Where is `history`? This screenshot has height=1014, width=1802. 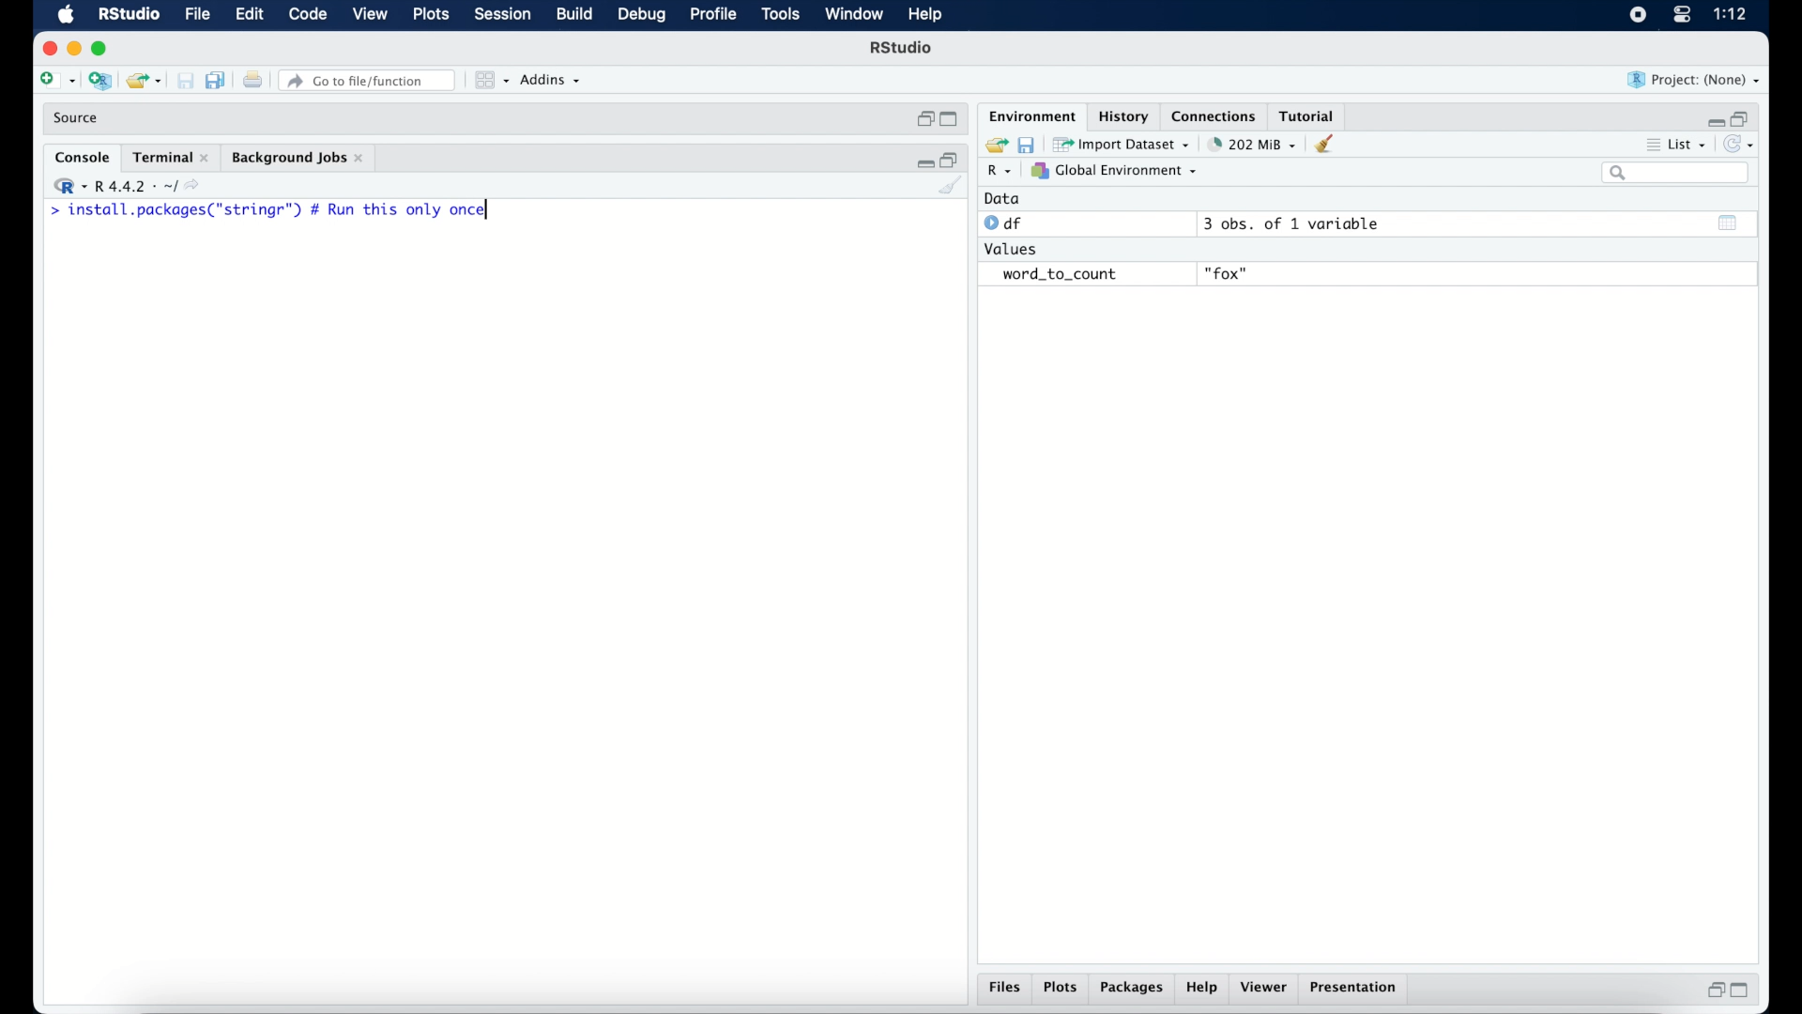
history is located at coordinates (1122, 116).